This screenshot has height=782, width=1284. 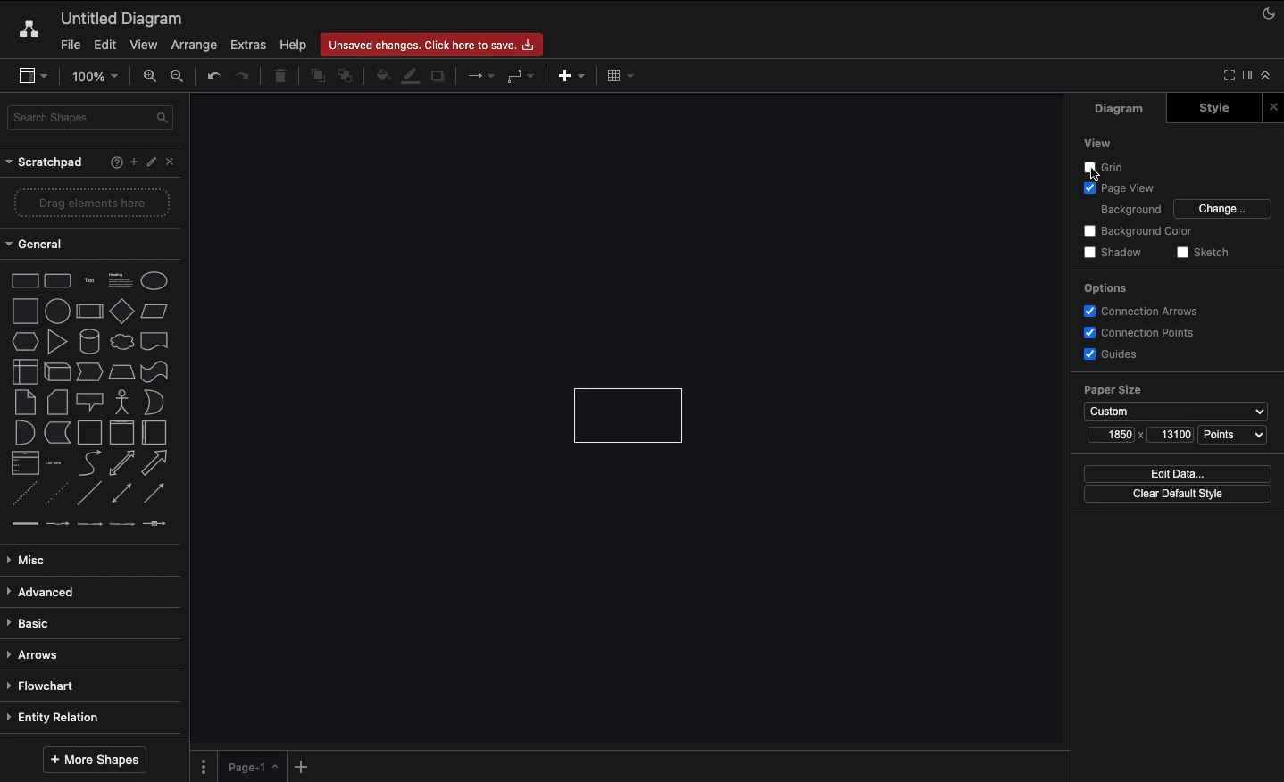 What do you see at coordinates (1276, 105) in the screenshot?
I see `Close` at bounding box center [1276, 105].